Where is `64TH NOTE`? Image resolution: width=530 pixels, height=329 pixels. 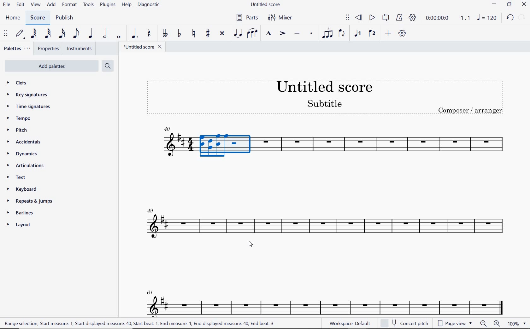 64TH NOTE is located at coordinates (34, 34).